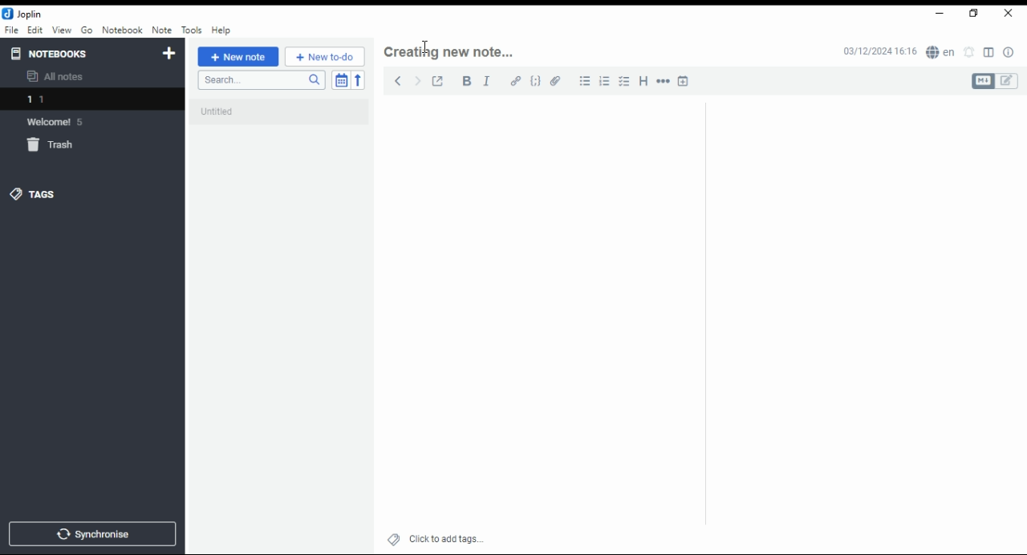 This screenshot has width=1027, height=555. Describe the element at coordinates (169, 54) in the screenshot. I see `new notebook` at that location.